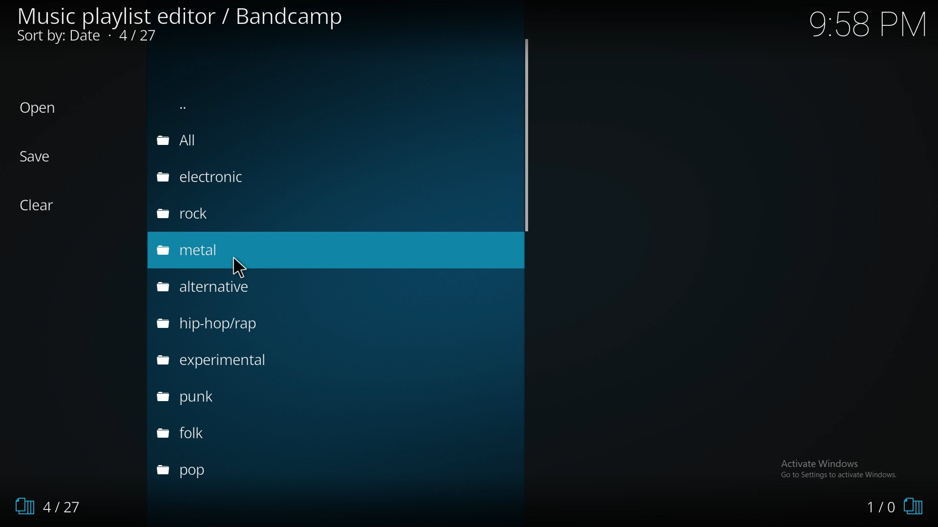 The image size is (938, 527). I want to click on music genre, so click(224, 470).